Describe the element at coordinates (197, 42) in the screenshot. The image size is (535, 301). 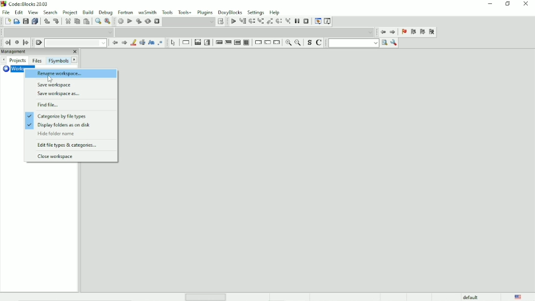
I see `Decision` at that location.